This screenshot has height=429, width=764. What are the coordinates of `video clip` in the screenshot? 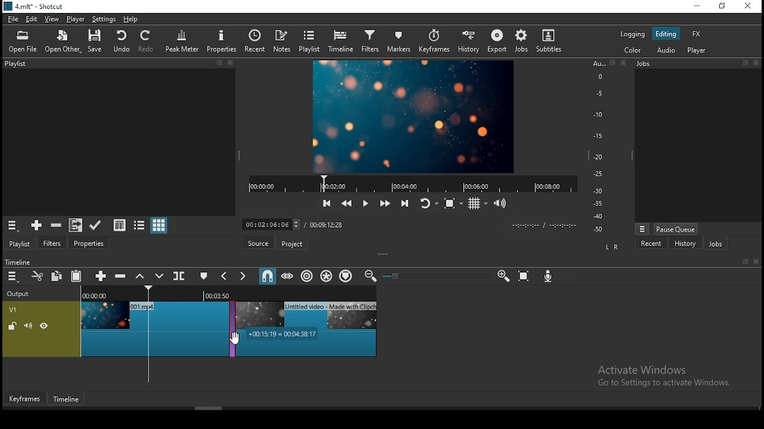 It's located at (307, 328).